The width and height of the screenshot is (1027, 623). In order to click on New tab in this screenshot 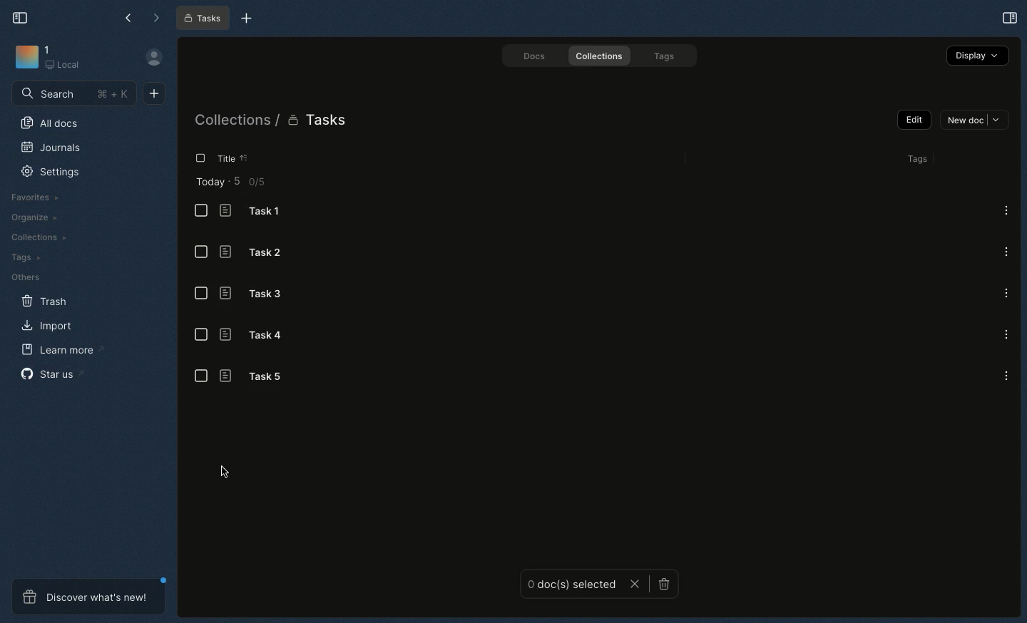, I will do `click(247, 19)`.